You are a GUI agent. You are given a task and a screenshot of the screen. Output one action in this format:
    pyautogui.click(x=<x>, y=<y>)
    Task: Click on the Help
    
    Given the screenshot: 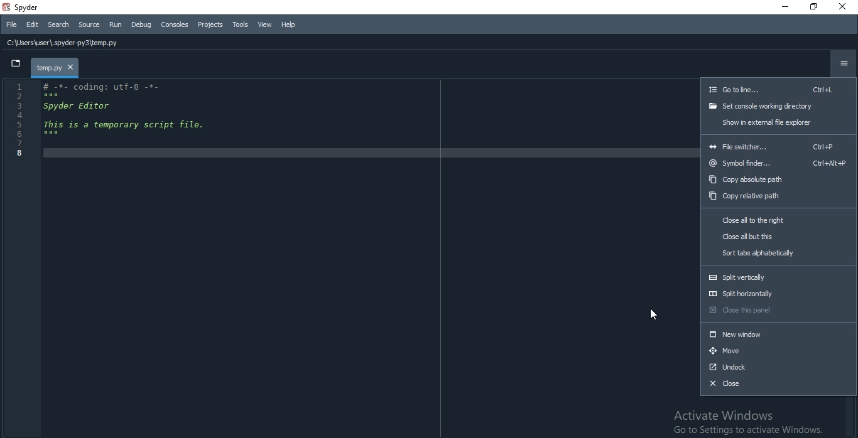 What is the action you would take?
    pyautogui.click(x=289, y=25)
    